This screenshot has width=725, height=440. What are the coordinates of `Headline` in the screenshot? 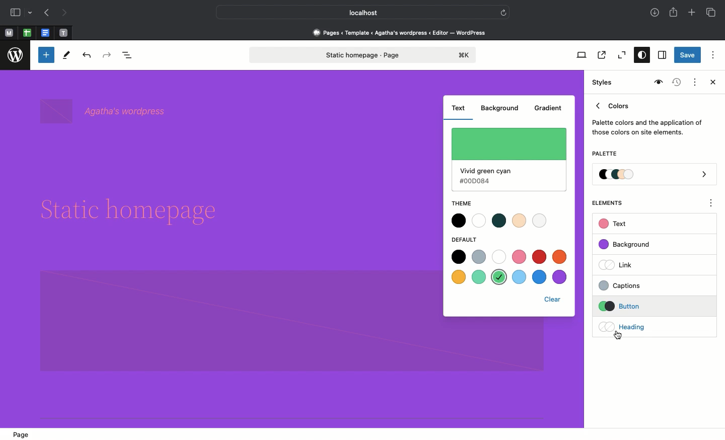 It's located at (137, 211).